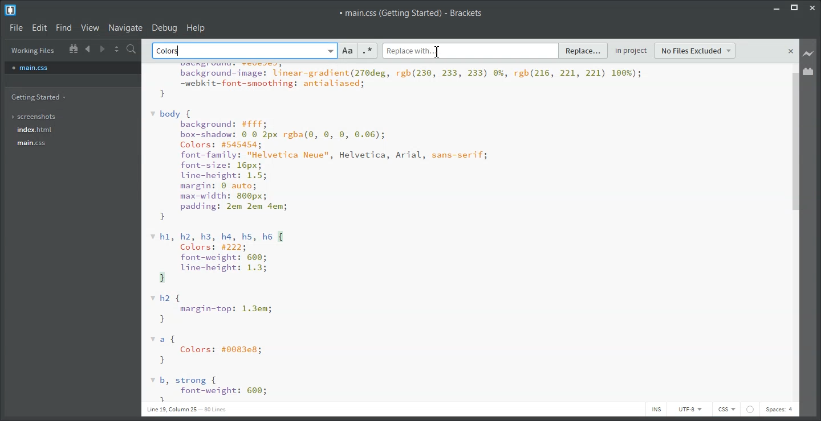  Describe the element at coordinates (41, 97) in the screenshot. I see `Getting Started` at that location.